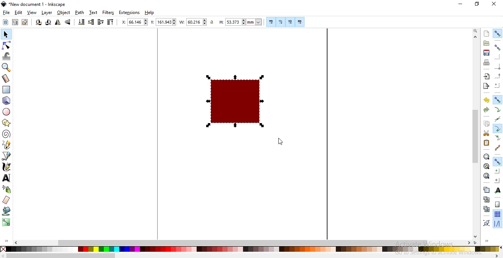  What do you see at coordinates (7, 90) in the screenshot?
I see `create rectangles and squares` at bounding box center [7, 90].